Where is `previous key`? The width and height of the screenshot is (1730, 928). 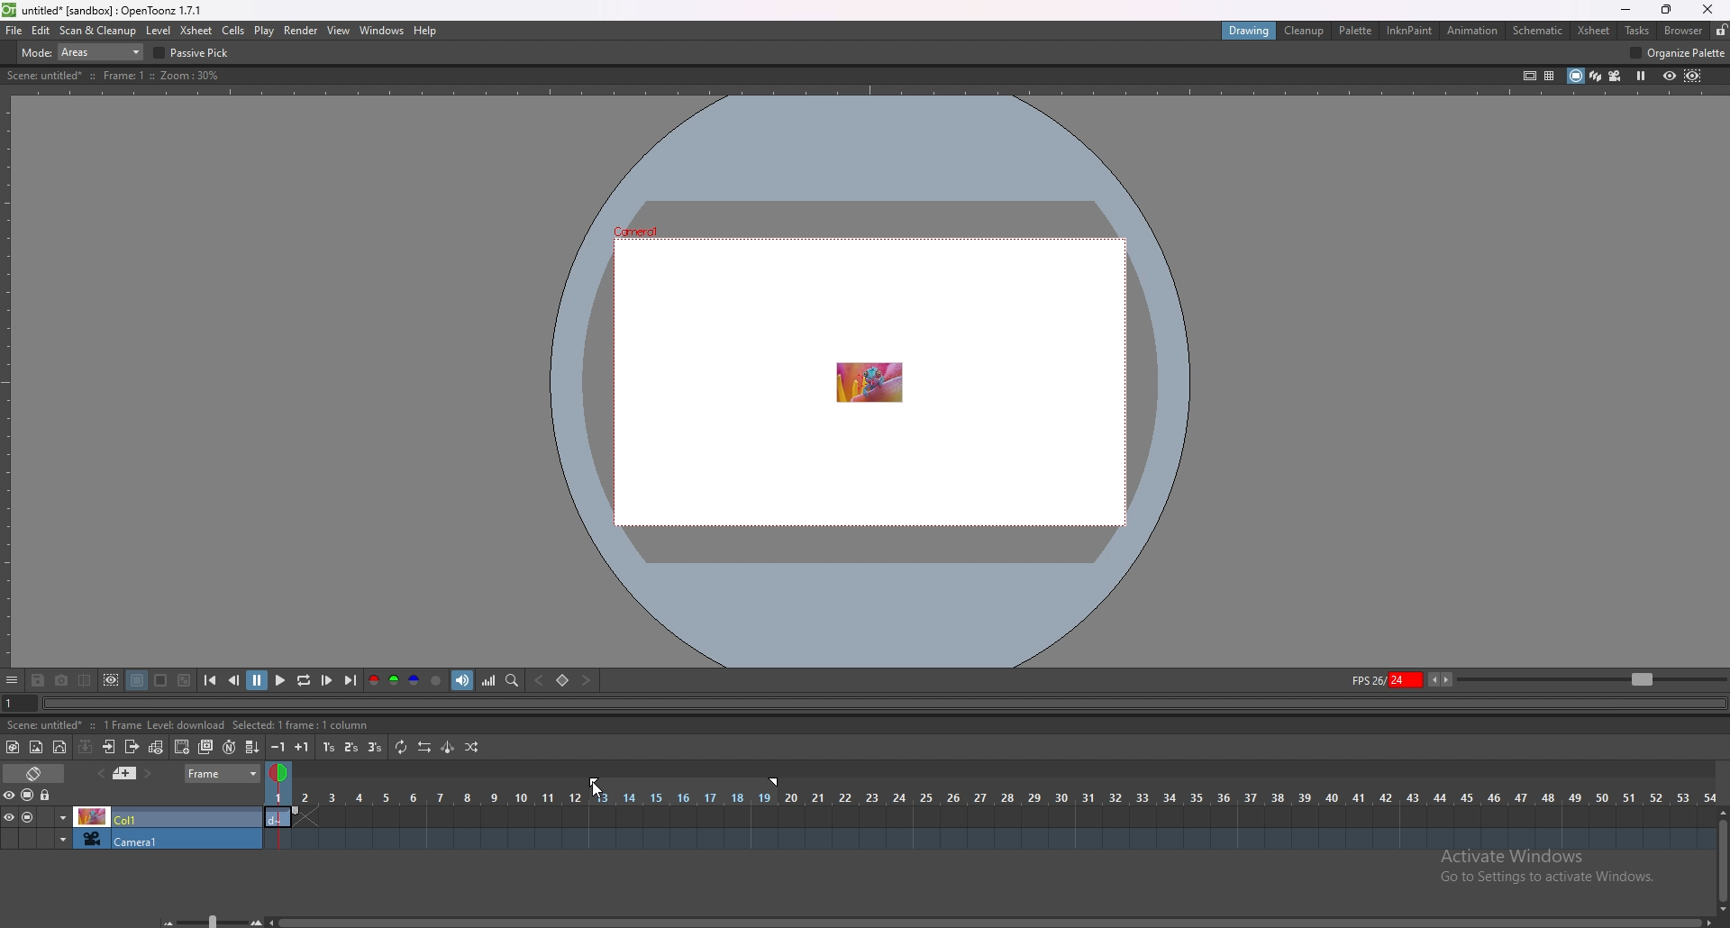 previous key is located at coordinates (540, 680).